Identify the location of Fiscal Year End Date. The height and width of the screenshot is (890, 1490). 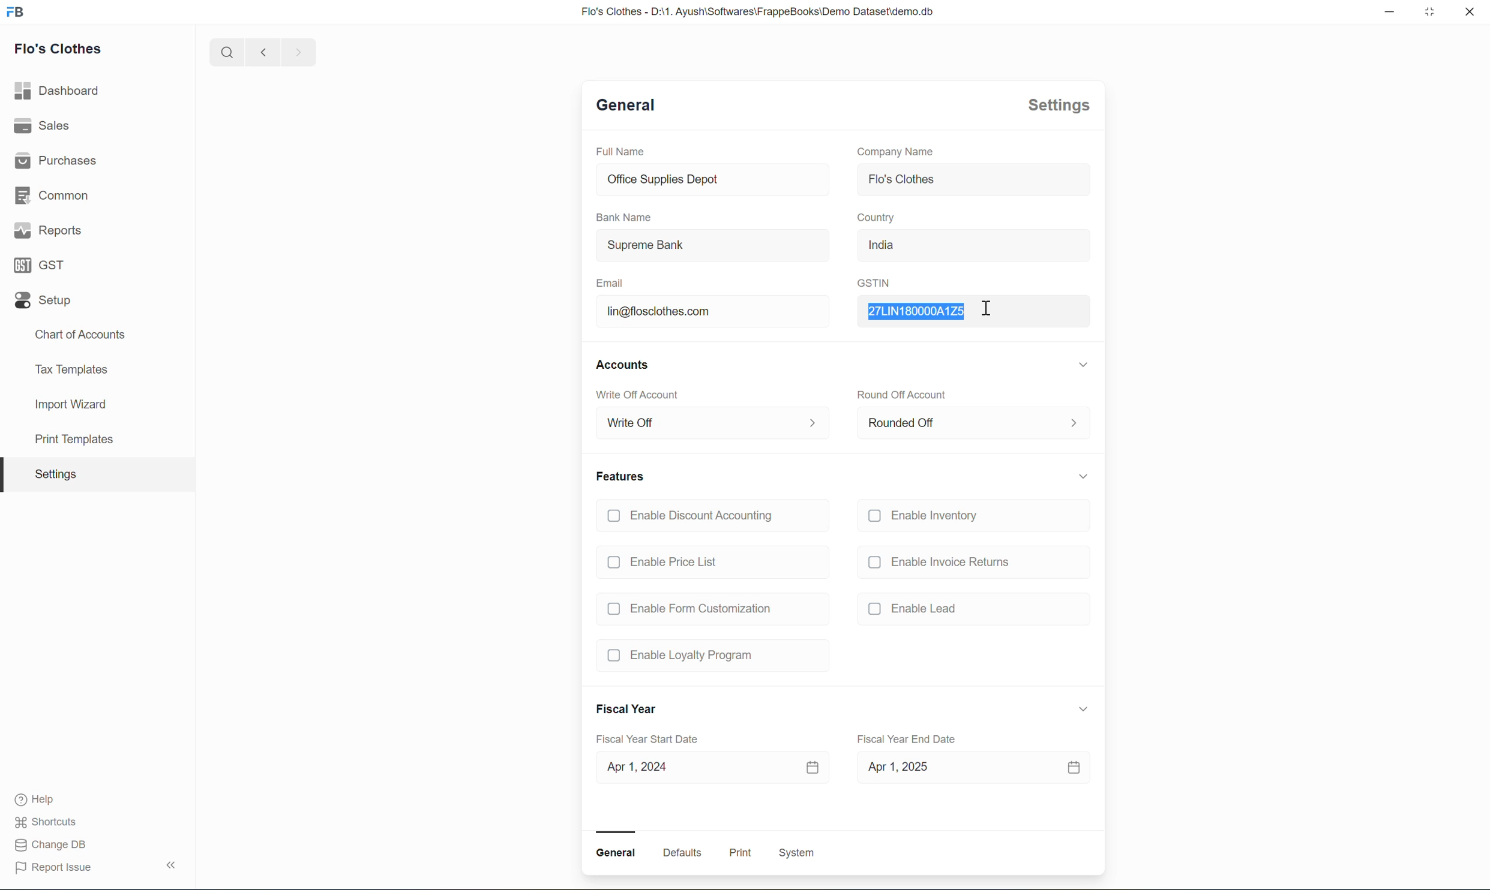
(906, 739).